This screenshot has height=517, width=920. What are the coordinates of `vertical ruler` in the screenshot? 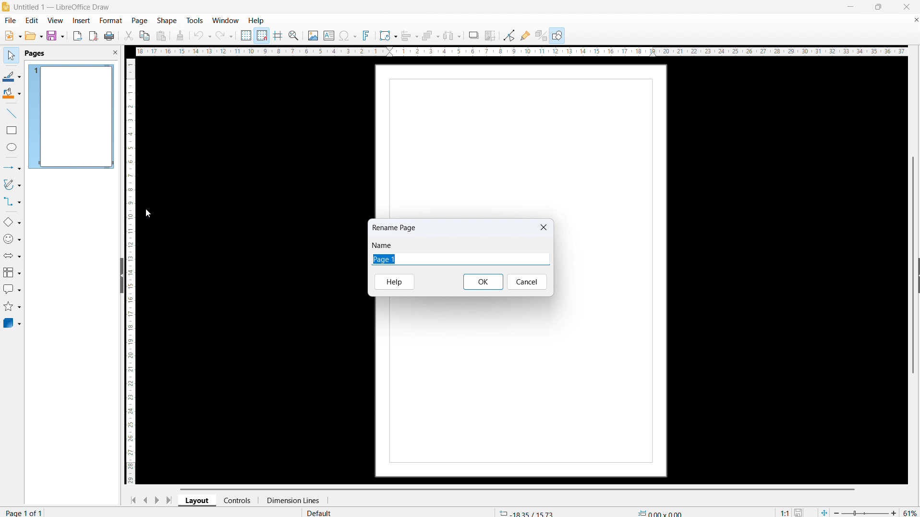 It's located at (132, 272).